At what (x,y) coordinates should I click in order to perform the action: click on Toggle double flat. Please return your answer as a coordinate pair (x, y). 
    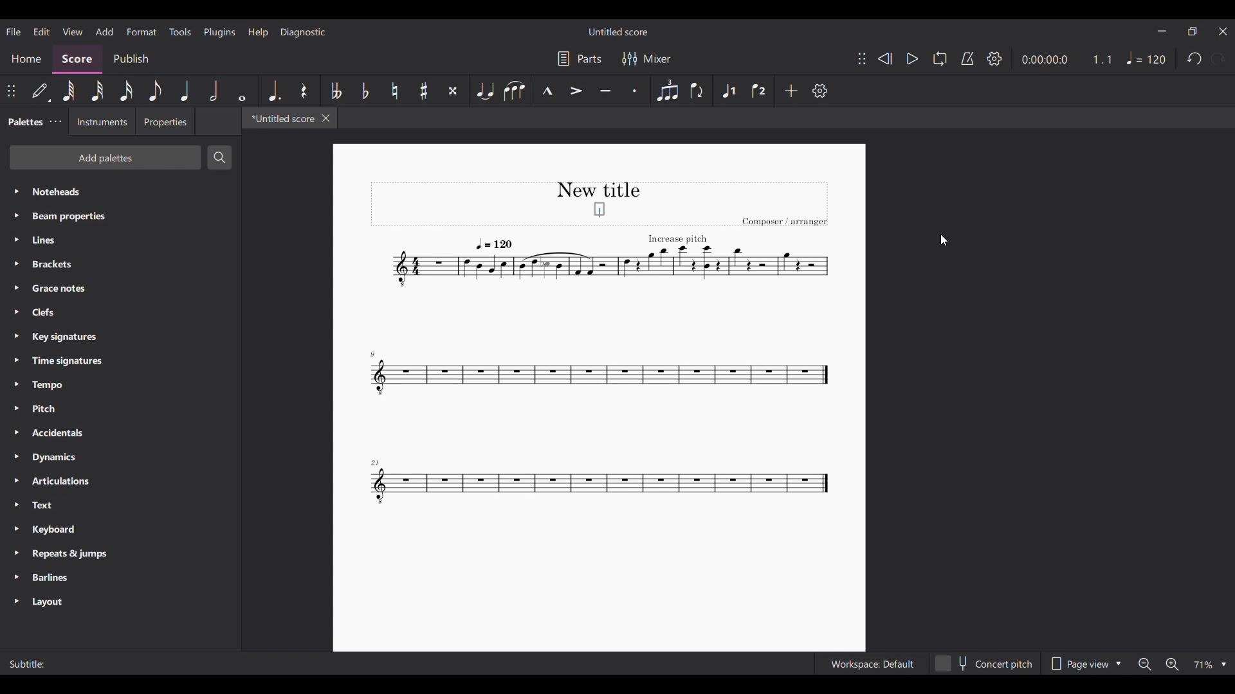
    Looking at the image, I should click on (335, 91).